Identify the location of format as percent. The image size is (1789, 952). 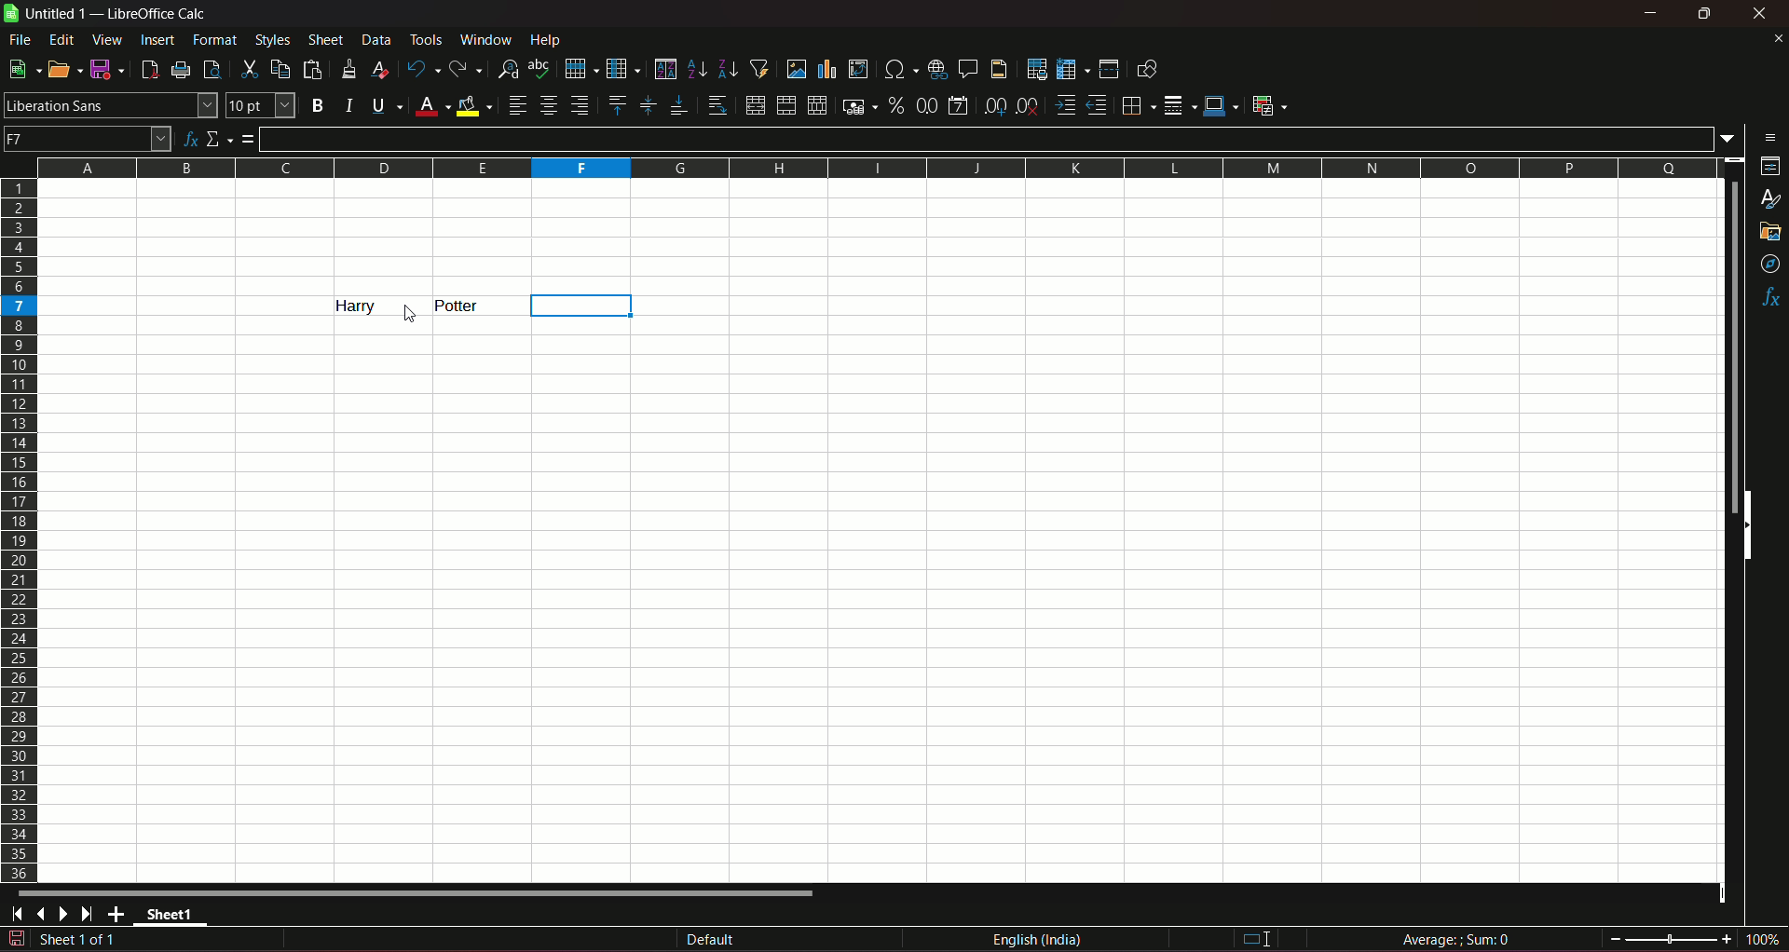
(895, 104).